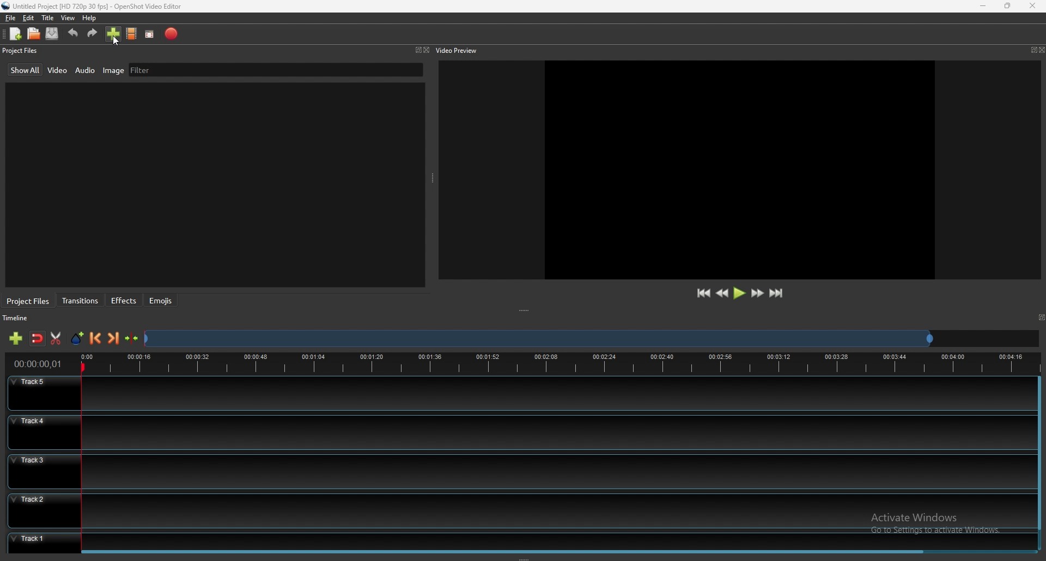 Image resolution: width=1046 pixels, height=561 pixels. I want to click on title, so click(47, 18).